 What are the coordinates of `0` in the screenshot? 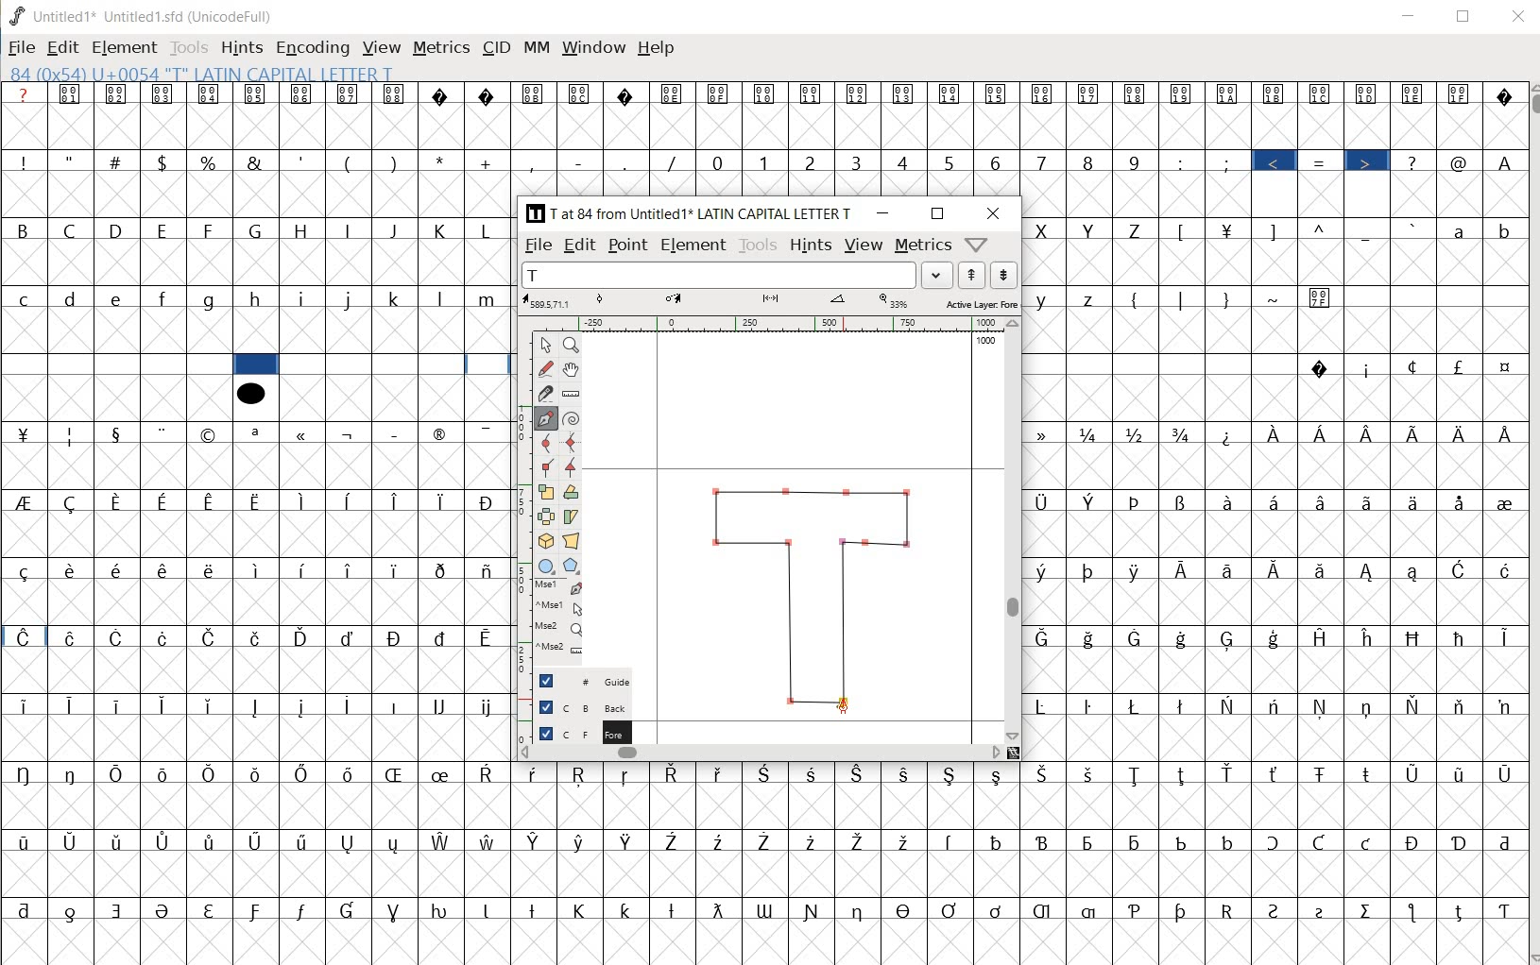 It's located at (720, 162).